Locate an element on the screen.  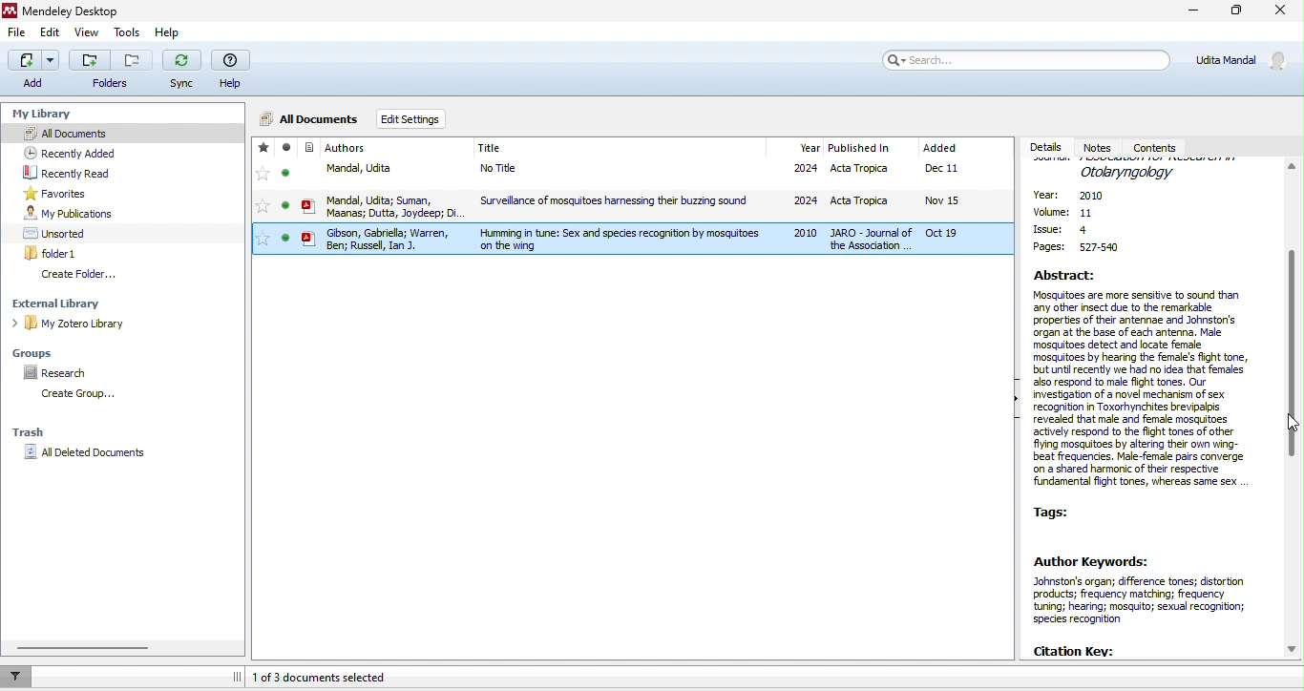
seen/unseen is located at coordinates (286, 178).